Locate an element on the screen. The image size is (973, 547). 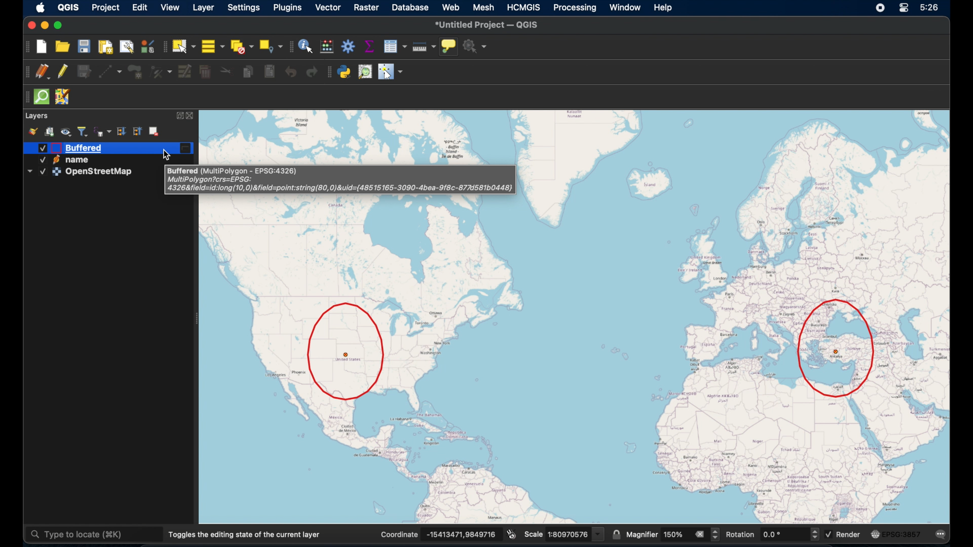
5:26 is located at coordinates (930, 7).